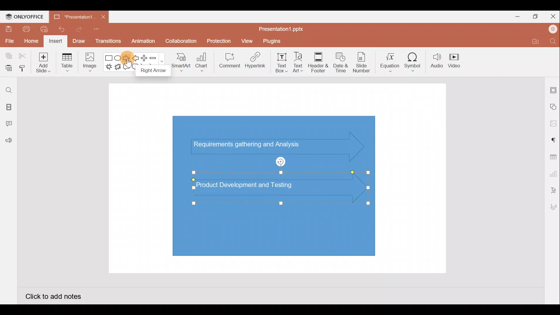 This screenshot has height=315, width=560. What do you see at coordinates (217, 41) in the screenshot?
I see `Protection` at bounding box center [217, 41].